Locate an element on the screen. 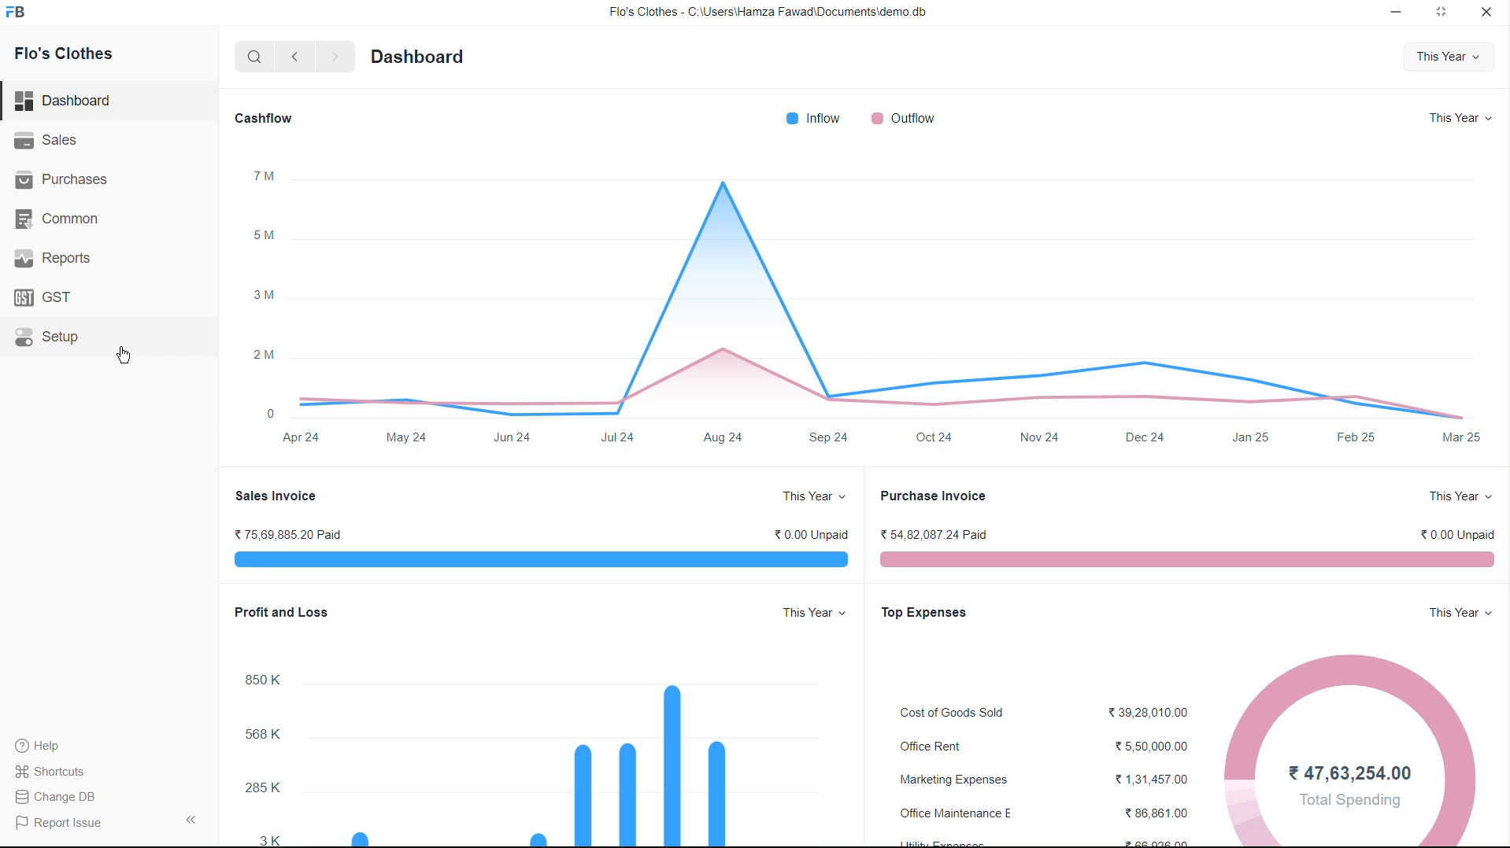 Image resolution: width=1510 pixels, height=848 pixels. Flo's Clothes - C:\Users\Hamza Fawad\Documents\demo db is located at coordinates (766, 13).